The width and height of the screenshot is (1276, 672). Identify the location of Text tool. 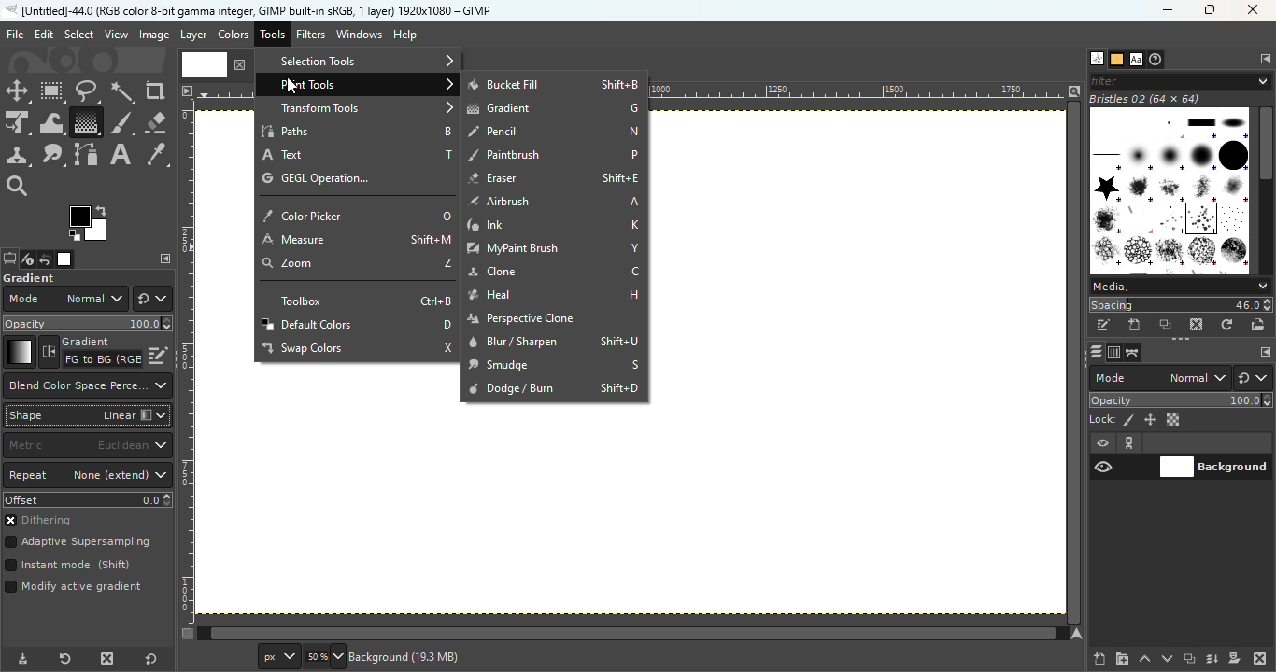
(121, 155).